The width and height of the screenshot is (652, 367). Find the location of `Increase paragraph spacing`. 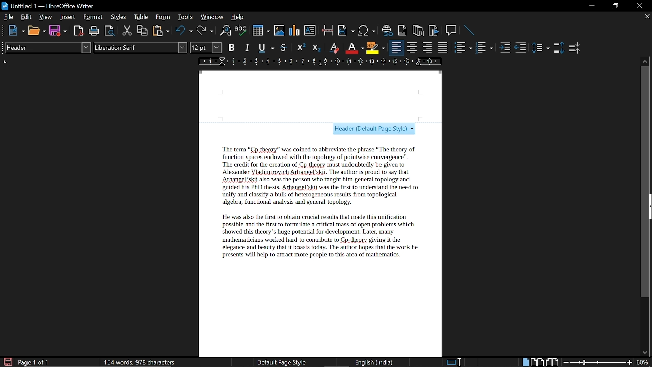

Increase paragraph spacing is located at coordinates (559, 48).